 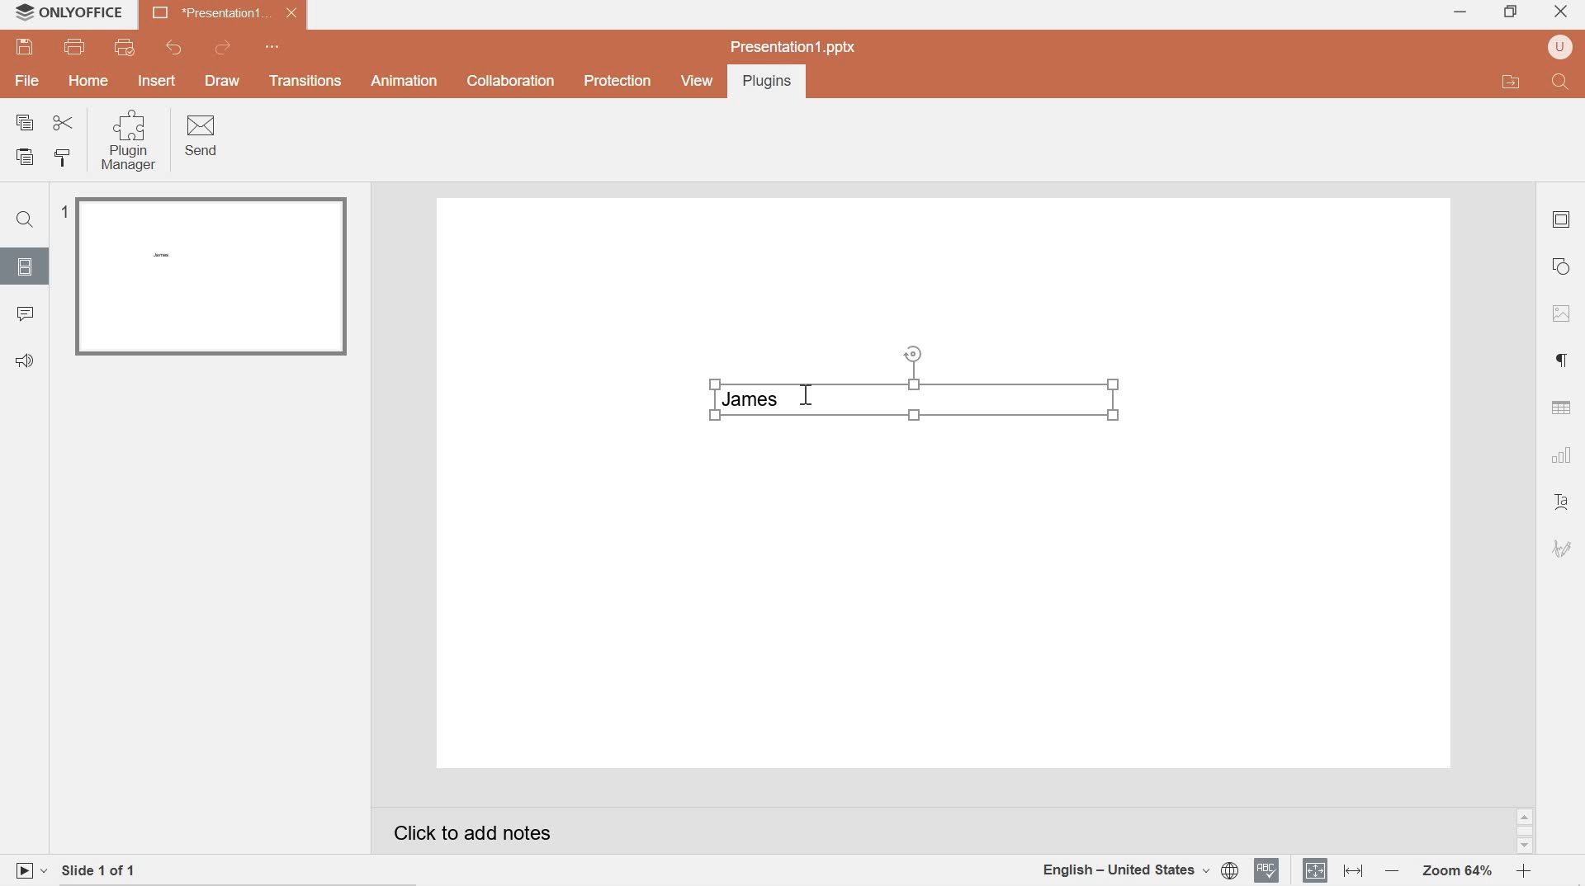 What do you see at coordinates (28, 221) in the screenshot?
I see `Find` at bounding box center [28, 221].